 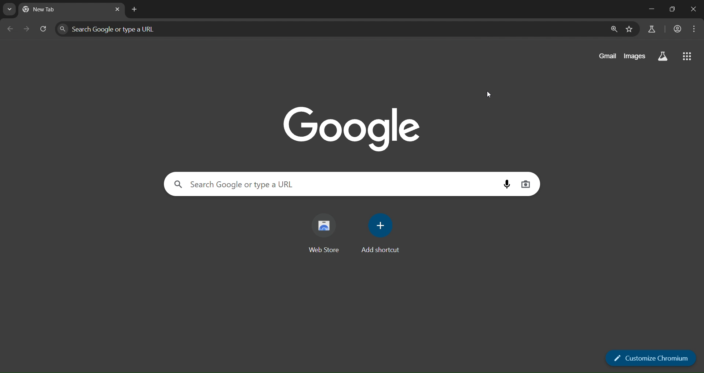 I want to click on add shortcut, so click(x=380, y=232).